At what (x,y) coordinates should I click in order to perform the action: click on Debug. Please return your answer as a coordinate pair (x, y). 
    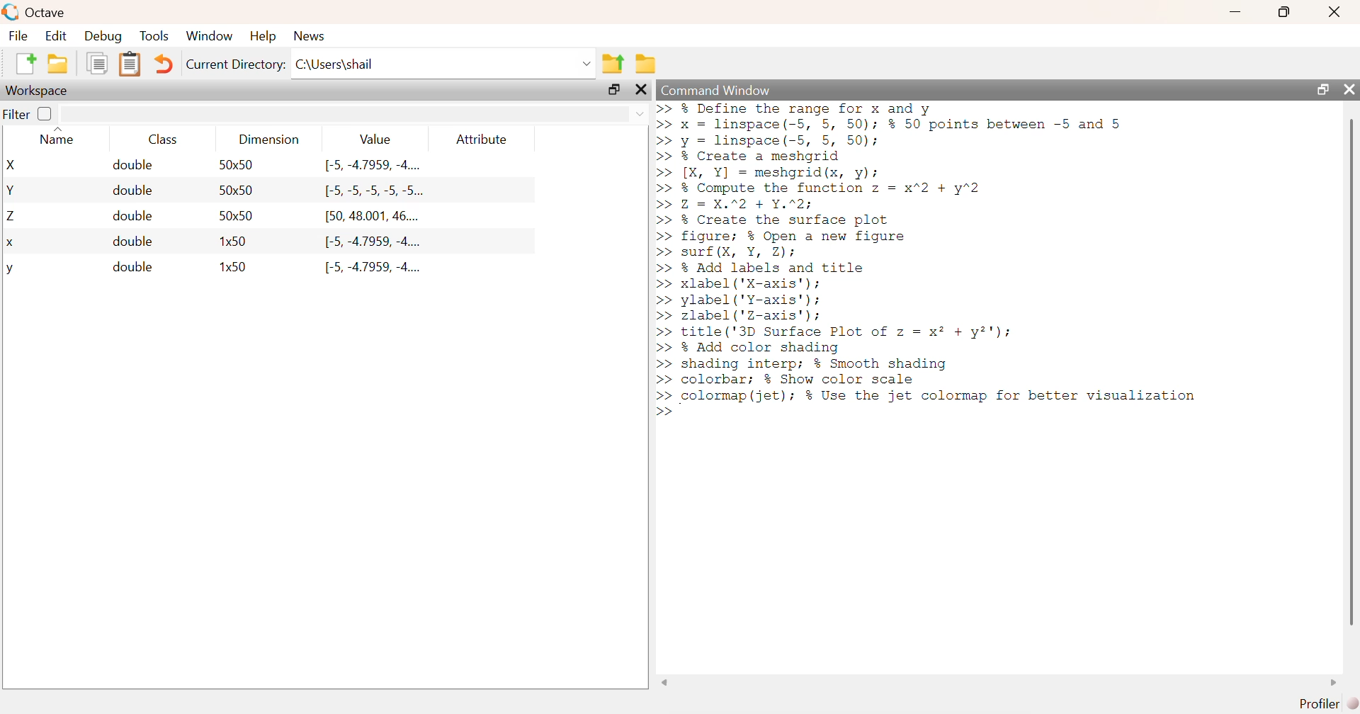
    Looking at the image, I should click on (103, 35).